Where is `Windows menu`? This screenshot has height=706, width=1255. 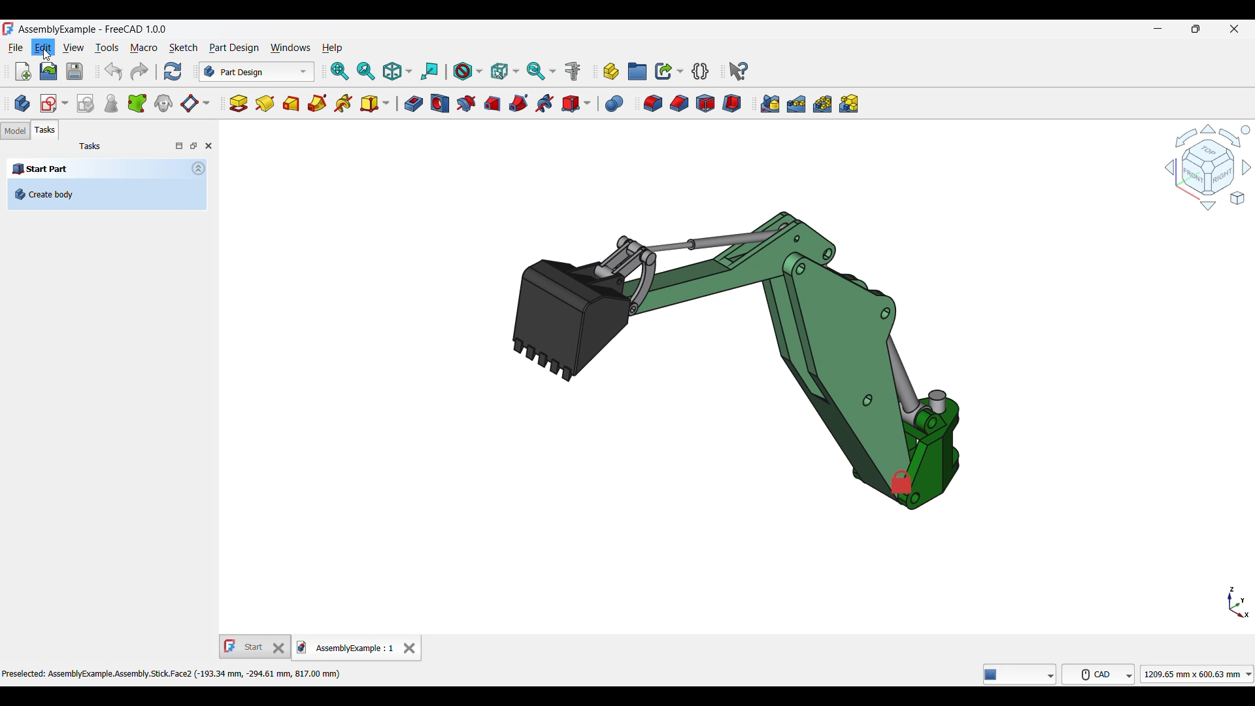
Windows menu is located at coordinates (290, 48).